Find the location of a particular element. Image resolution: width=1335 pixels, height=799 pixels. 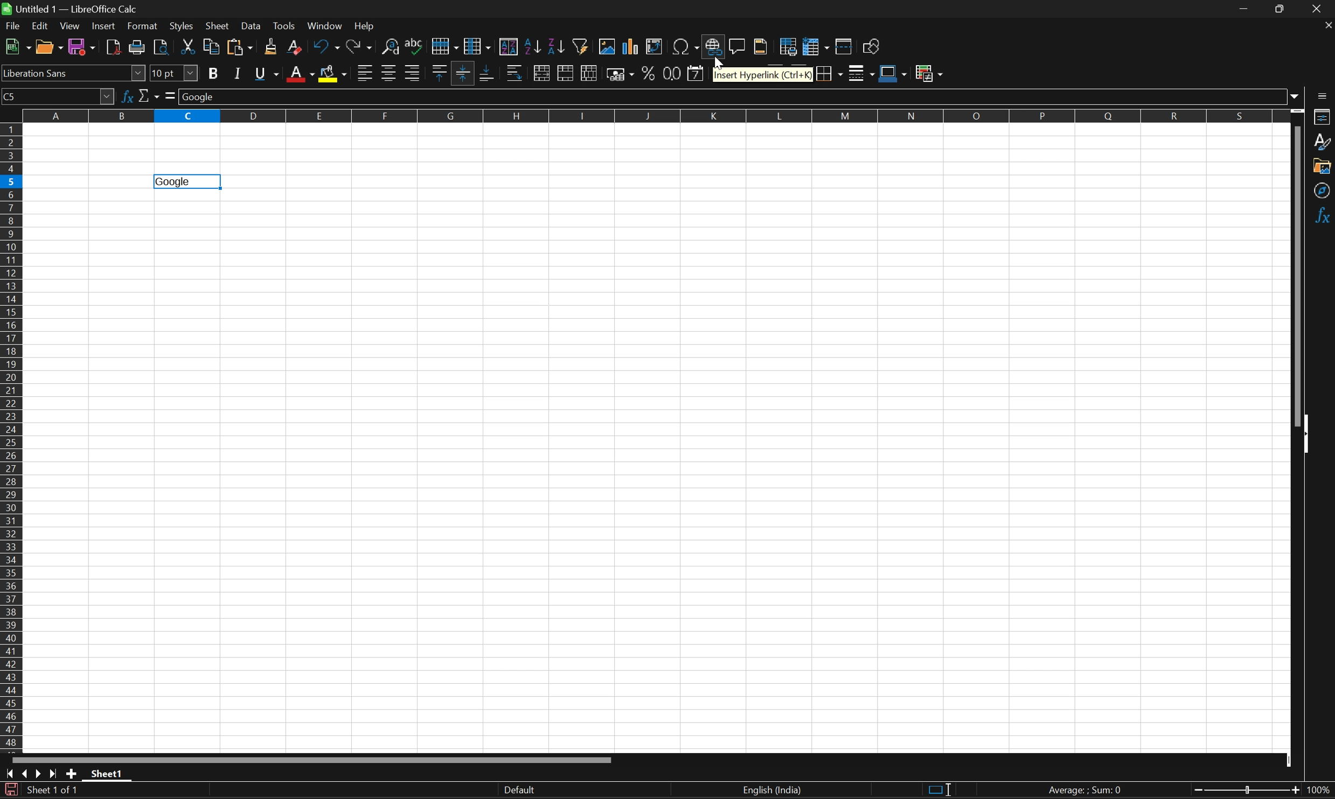

Default is located at coordinates (518, 790).